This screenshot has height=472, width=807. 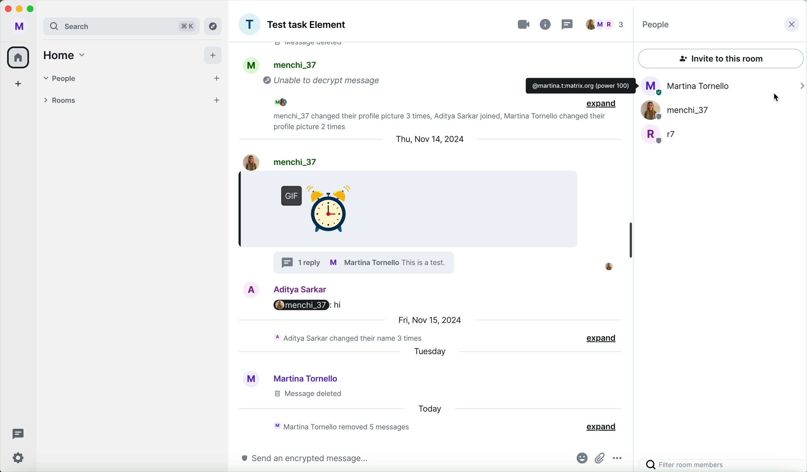 What do you see at coordinates (600, 426) in the screenshot?
I see `expand` at bounding box center [600, 426].